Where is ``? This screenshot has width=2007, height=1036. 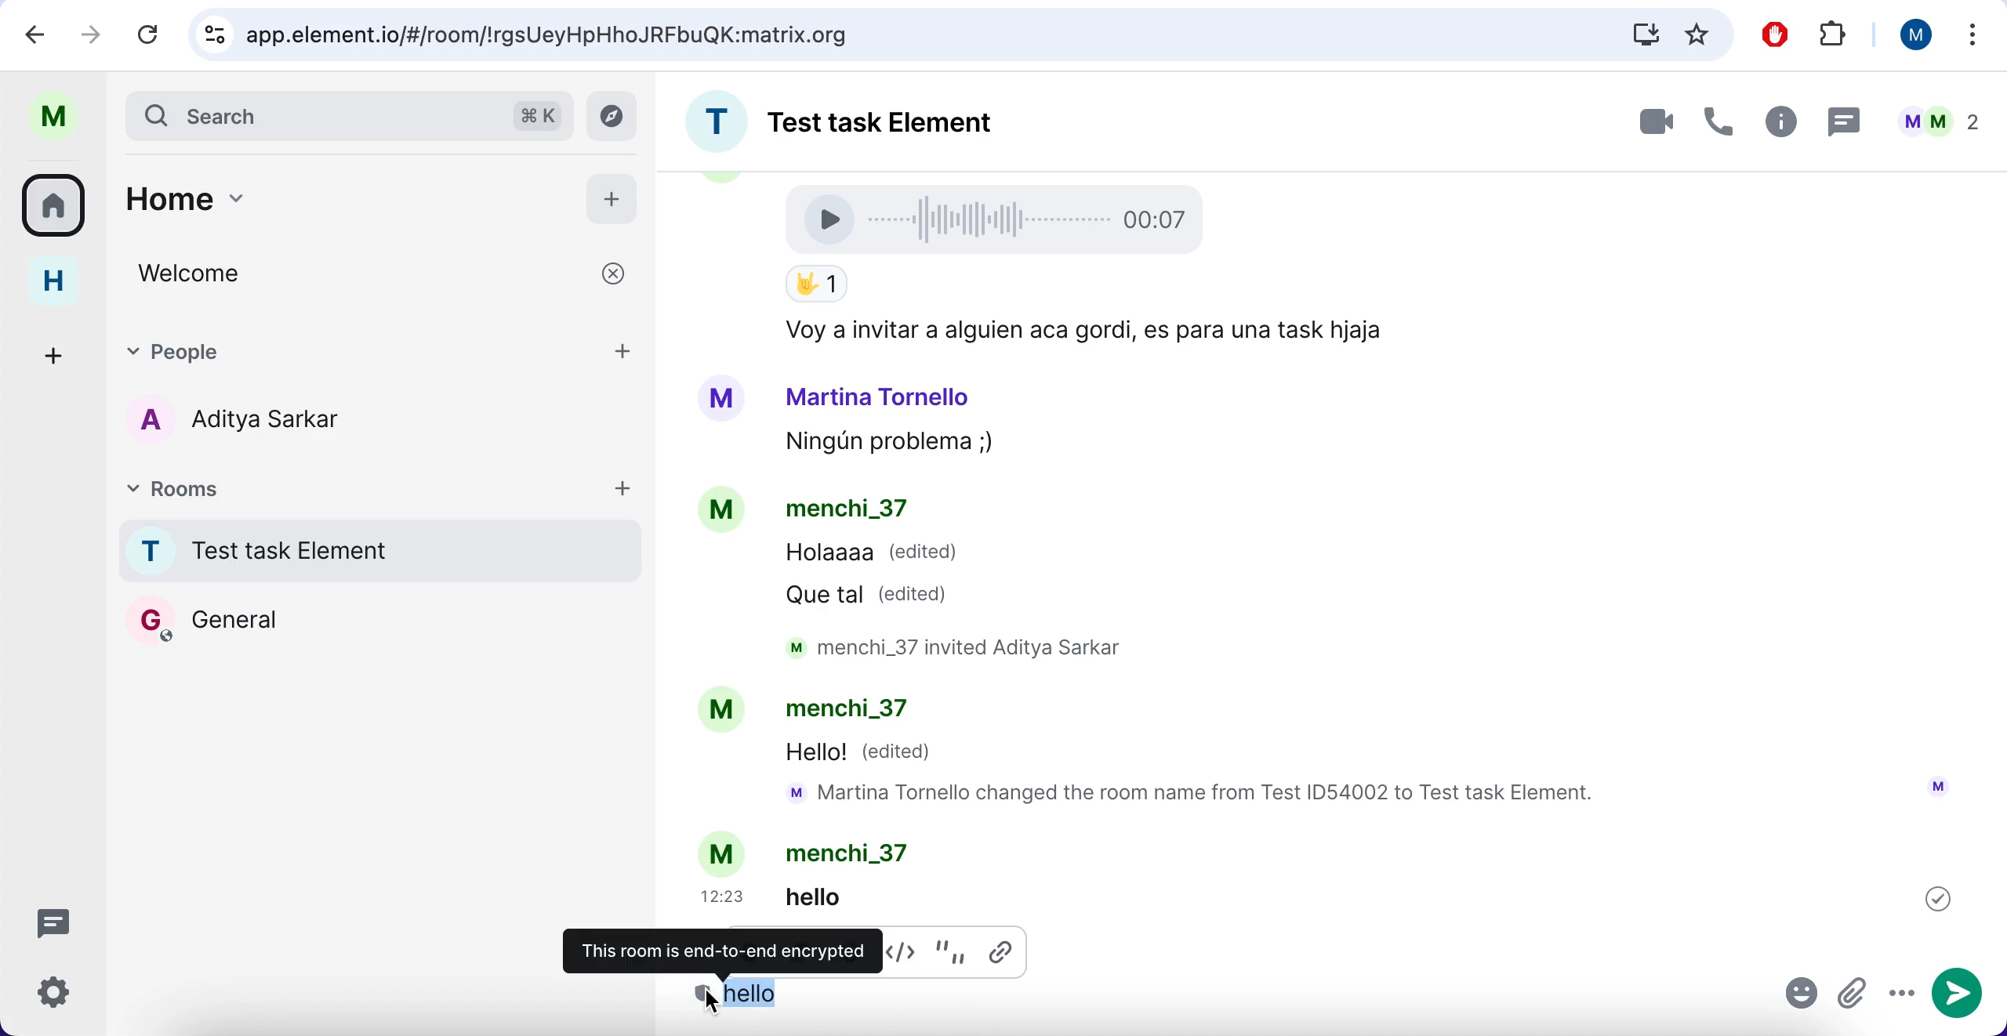  is located at coordinates (1938, 898).